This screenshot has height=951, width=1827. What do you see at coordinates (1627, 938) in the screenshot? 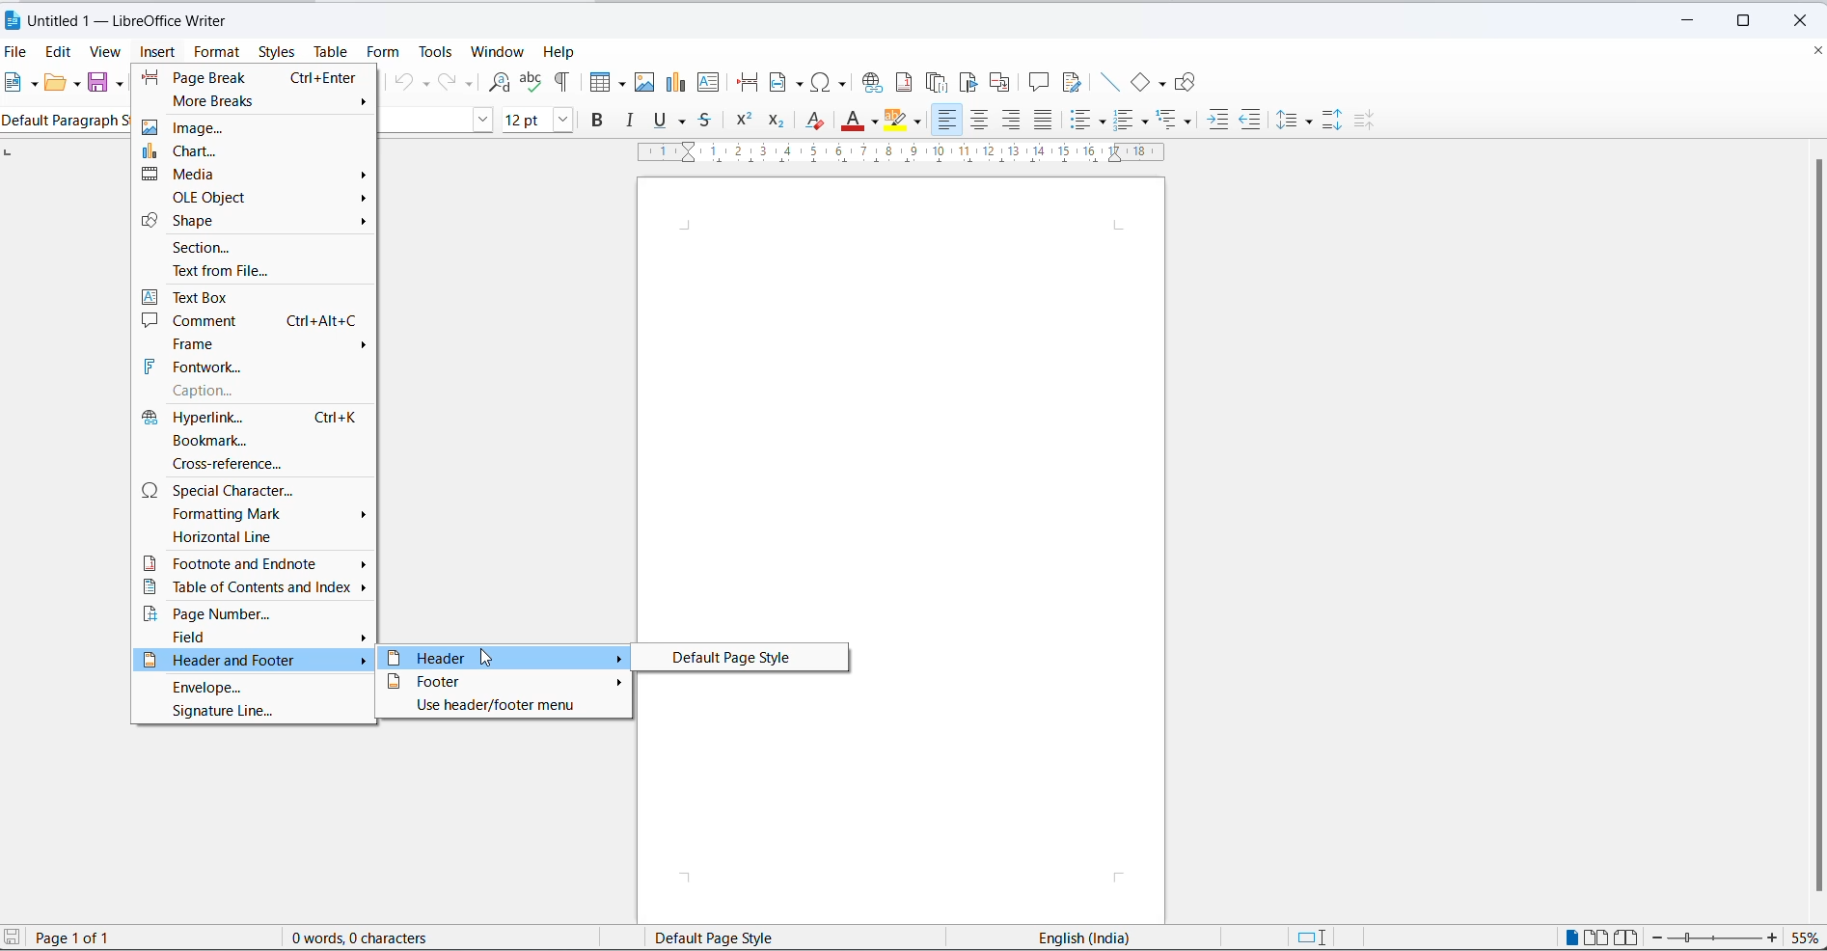
I see `book view` at bounding box center [1627, 938].